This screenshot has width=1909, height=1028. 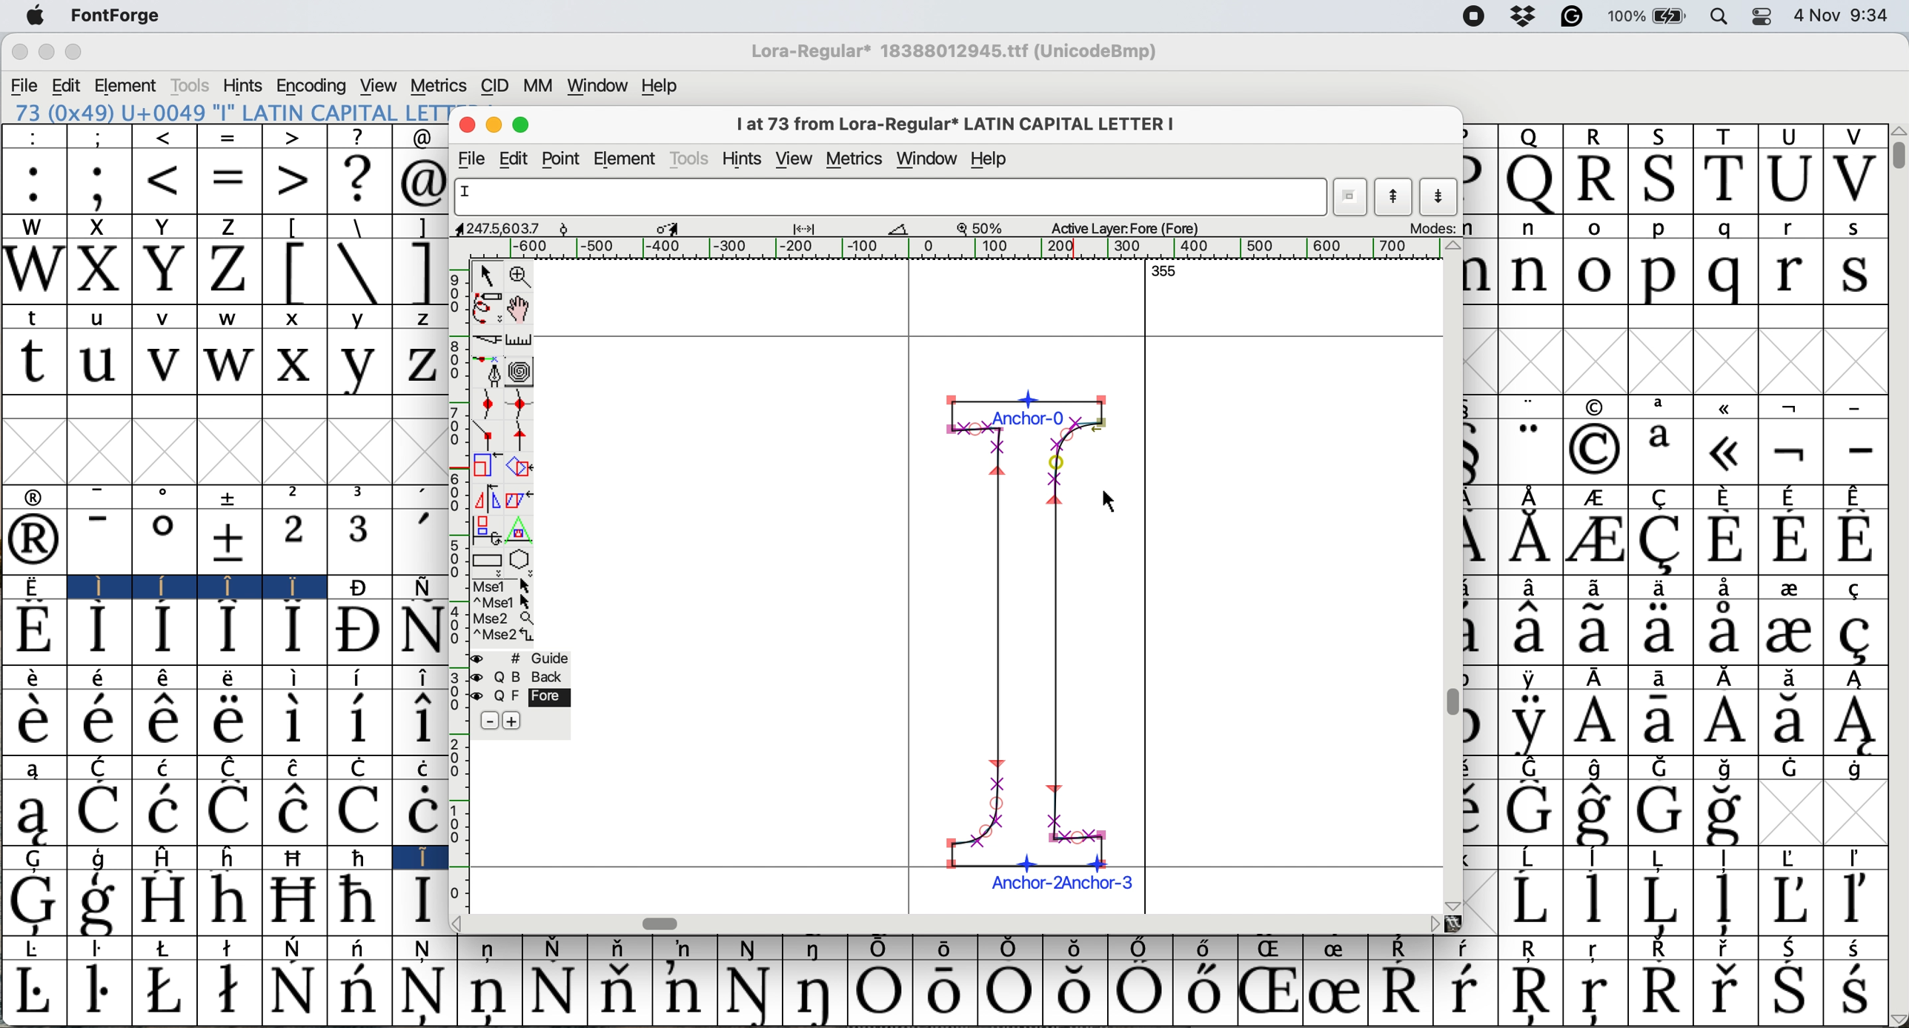 What do you see at coordinates (230, 811) in the screenshot?
I see `Symbol` at bounding box center [230, 811].